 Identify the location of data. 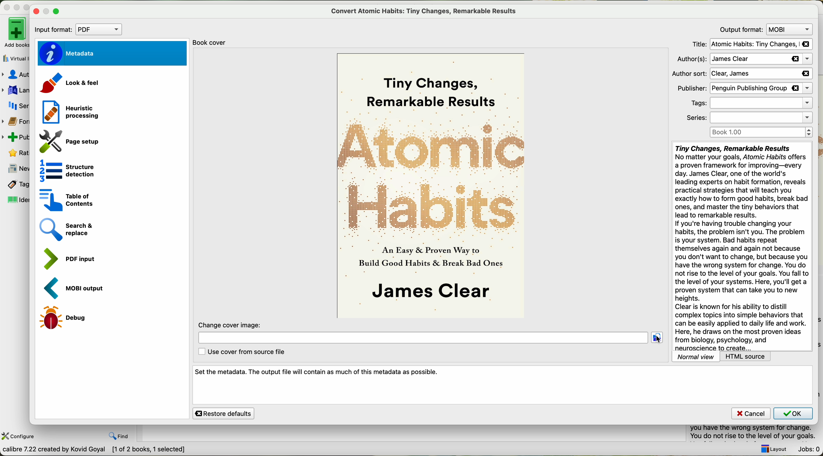
(95, 450).